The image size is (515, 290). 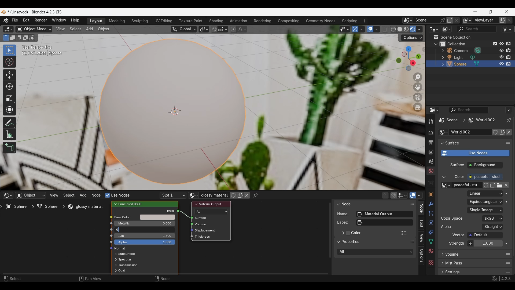 I want to click on Select, so click(x=13, y=278).